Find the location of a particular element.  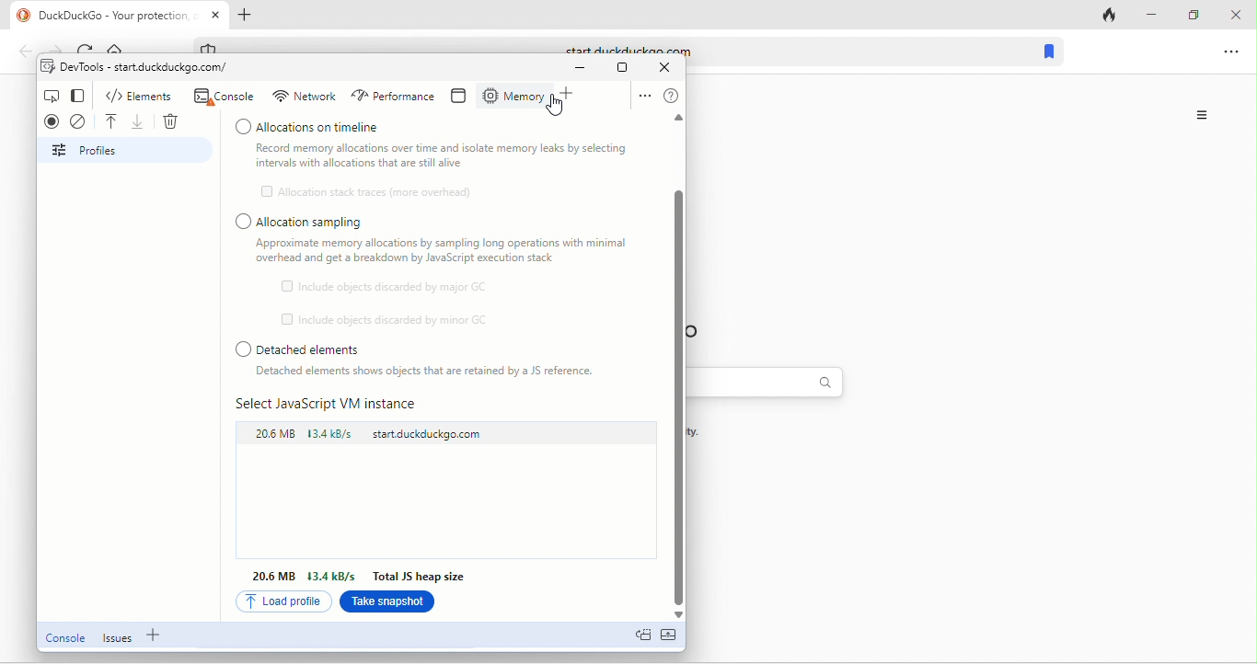

doc quick view is located at coordinates (644, 637).